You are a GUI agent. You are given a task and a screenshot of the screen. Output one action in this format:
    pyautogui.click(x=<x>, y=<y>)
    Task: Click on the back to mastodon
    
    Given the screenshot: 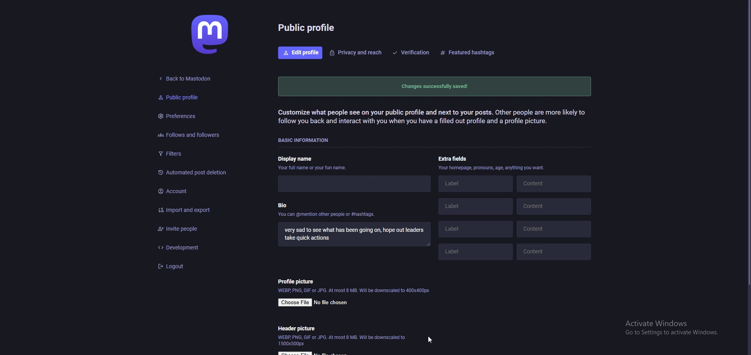 What is the action you would take?
    pyautogui.click(x=186, y=79)
    